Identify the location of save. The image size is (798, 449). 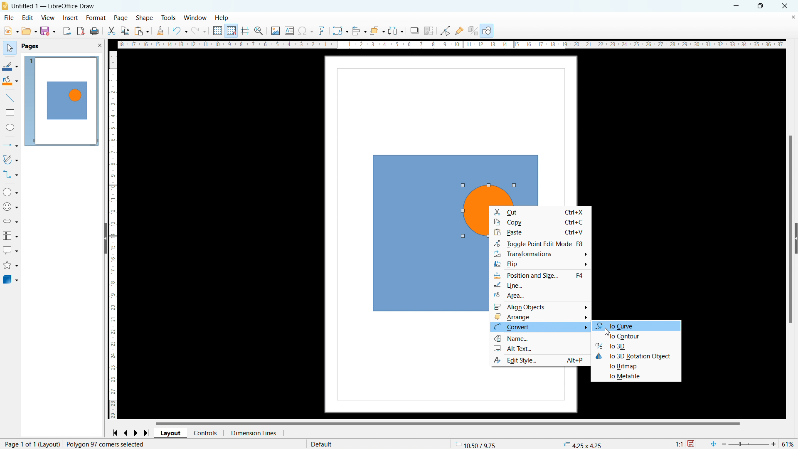
(692, 443).